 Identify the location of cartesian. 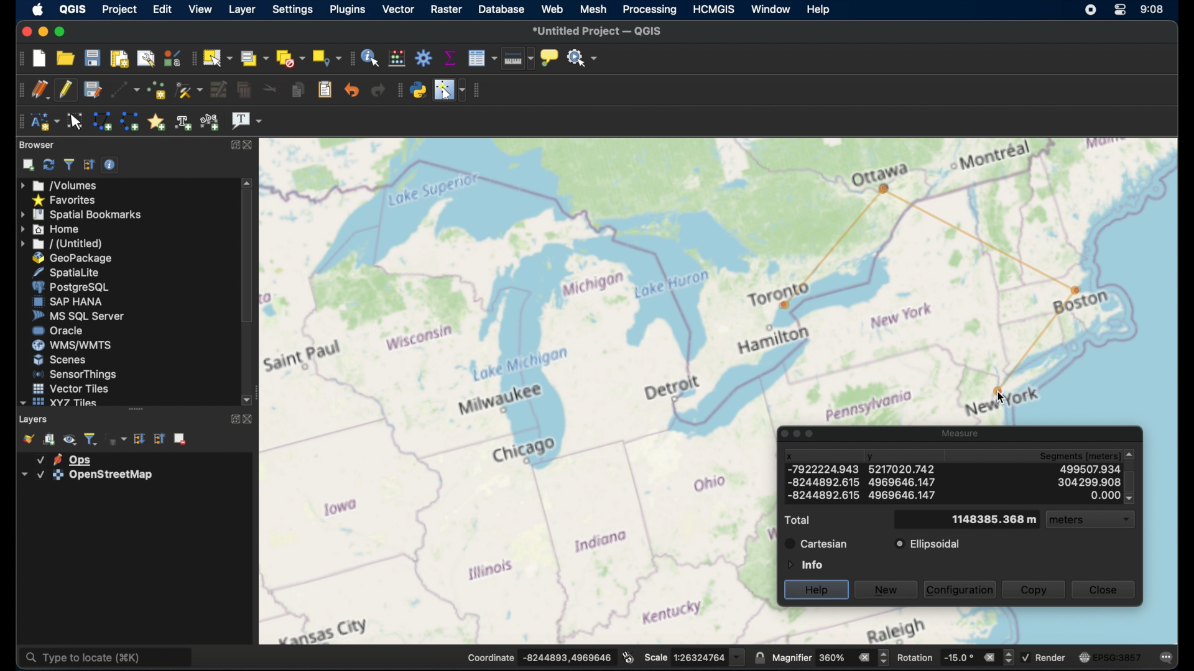
(816, 543).